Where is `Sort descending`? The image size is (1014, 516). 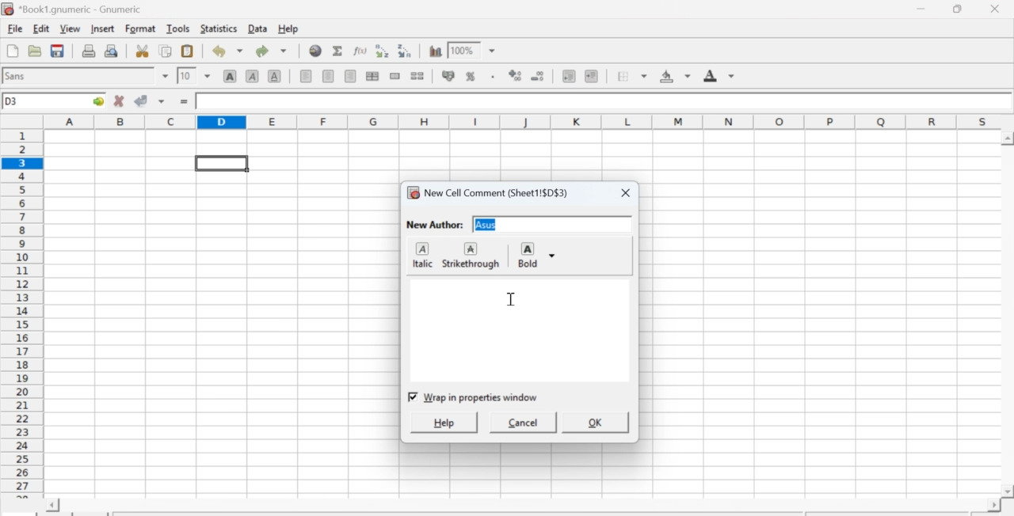 Sort descending is located at coordinates (406, 52).